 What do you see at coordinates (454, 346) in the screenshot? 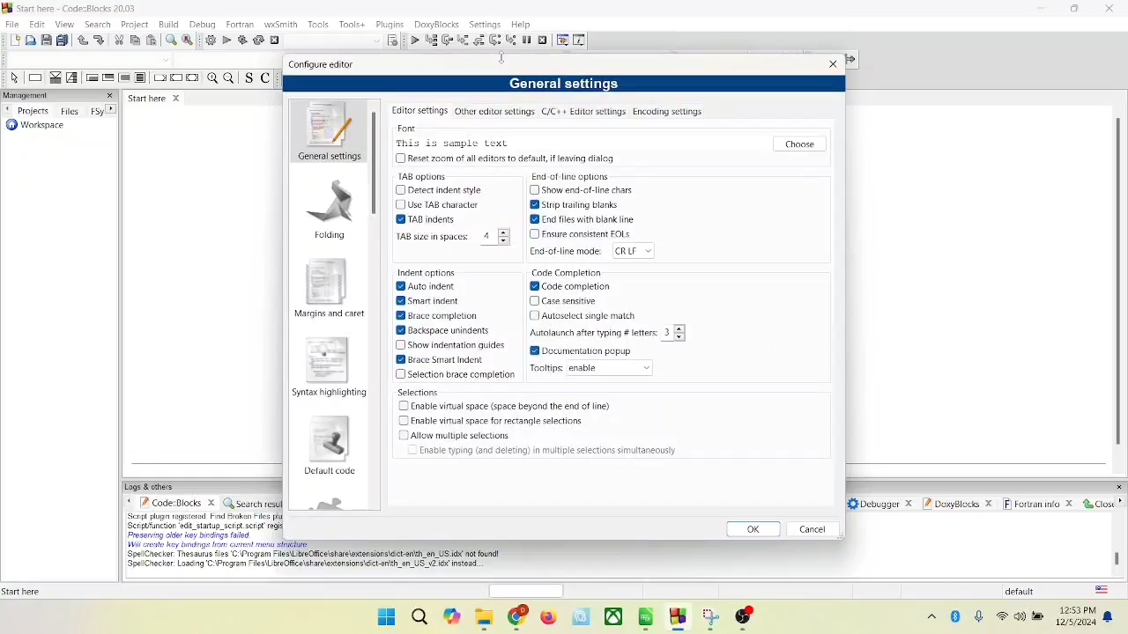
I see `indentation guides` at bounding box center [454, 346].